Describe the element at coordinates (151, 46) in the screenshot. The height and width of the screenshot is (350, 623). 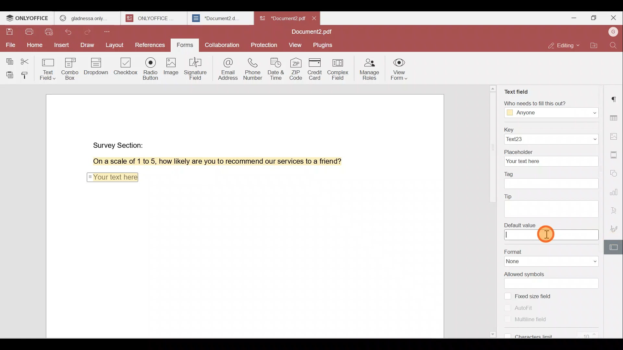
I see `References` at that location.